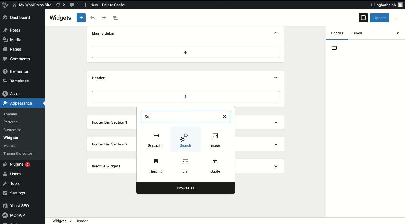 The width and height of the screenshot is (405, 224). What do you see at coordinates (184, 142) in the screenshot?
I see `cursor` at bounding box center [184, 142].